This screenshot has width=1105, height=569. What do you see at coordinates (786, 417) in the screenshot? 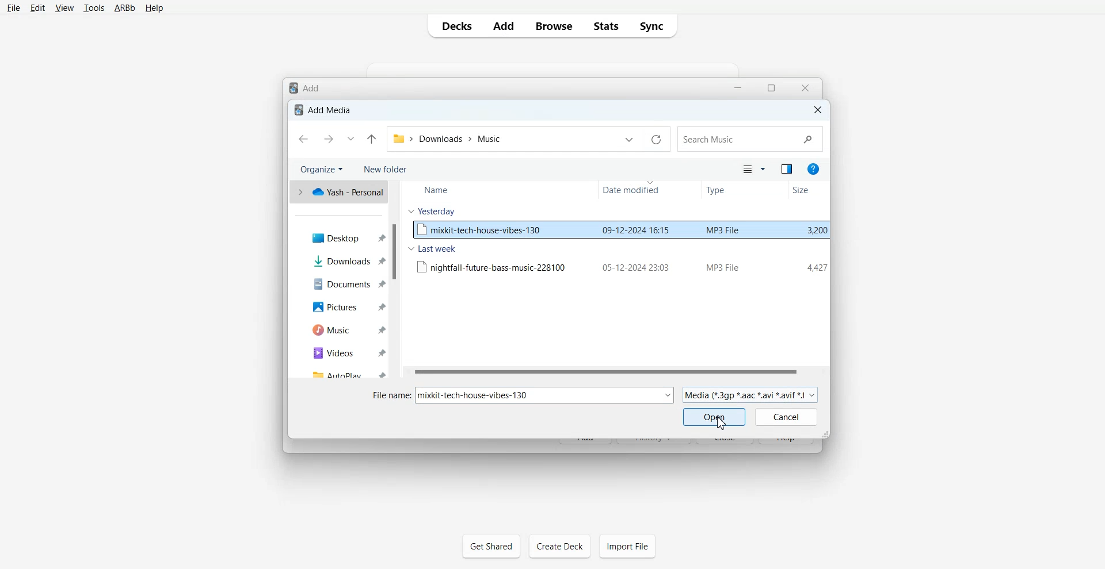
I see `Cancel` at bounding box center [786, 417].